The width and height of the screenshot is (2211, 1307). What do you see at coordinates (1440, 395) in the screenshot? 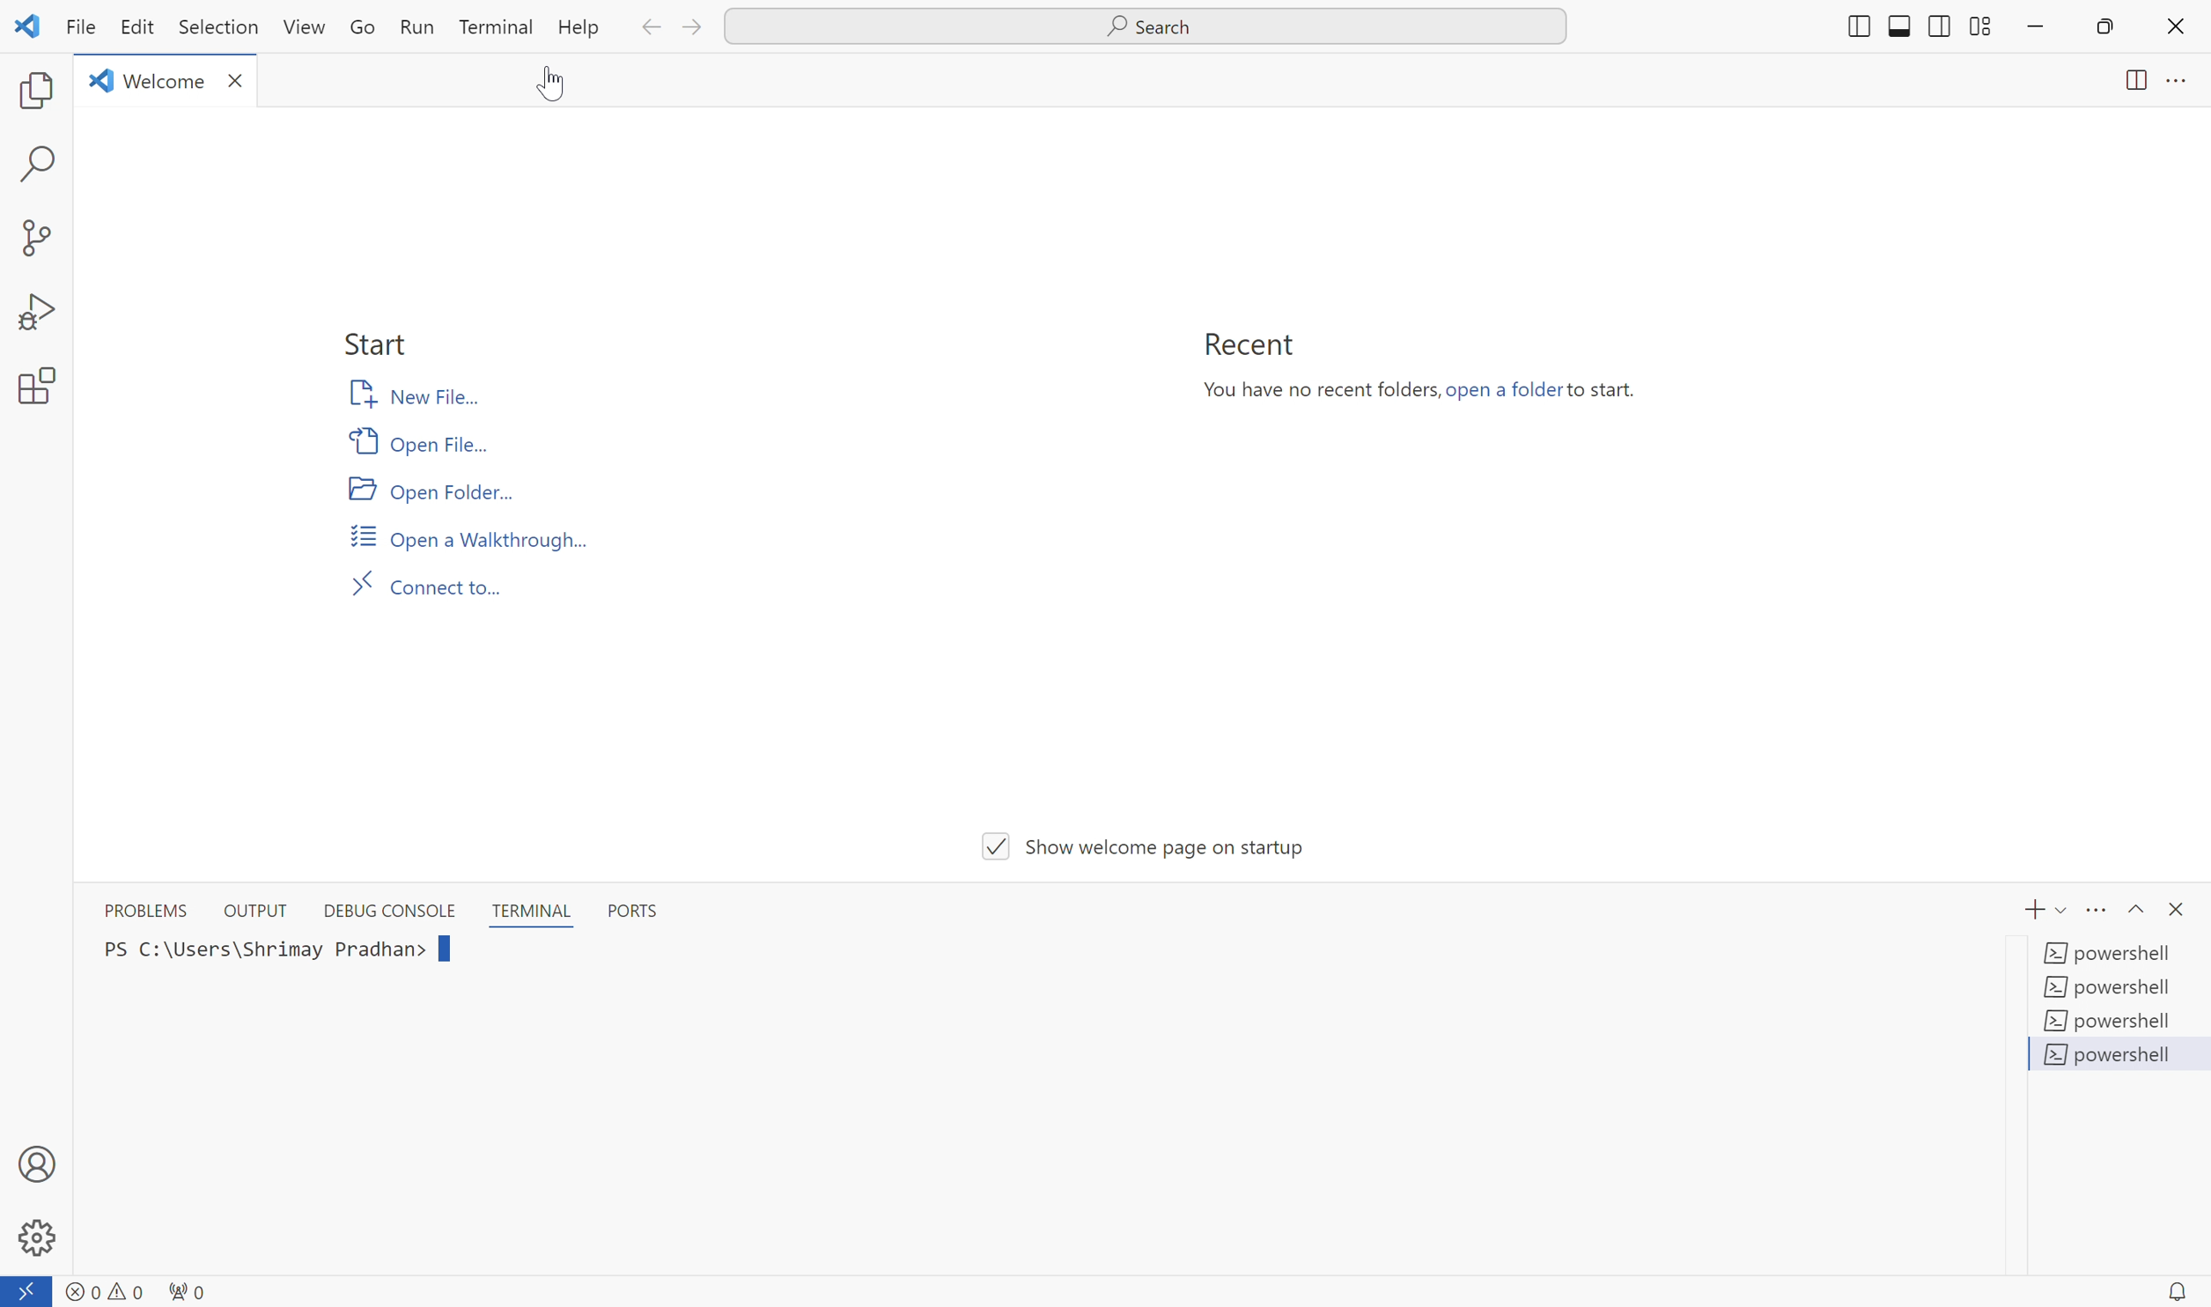
I see `You have no recent folders, open a folder to start.` at bounding box center [1440, 395].